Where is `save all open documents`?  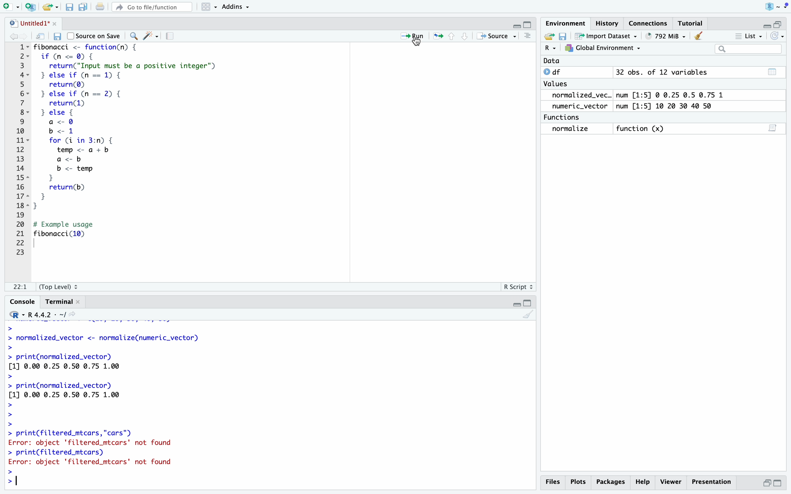 save all open documents is located at coordinates (84, 6).